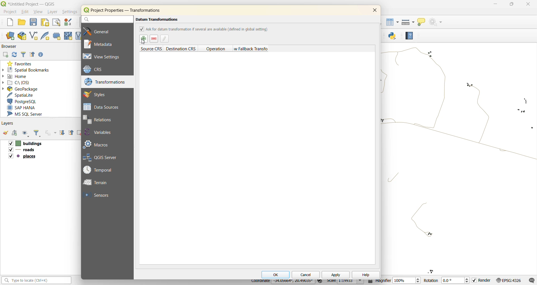 The image size is (537, 285). I want to click on enable properties, so click(41, 55).